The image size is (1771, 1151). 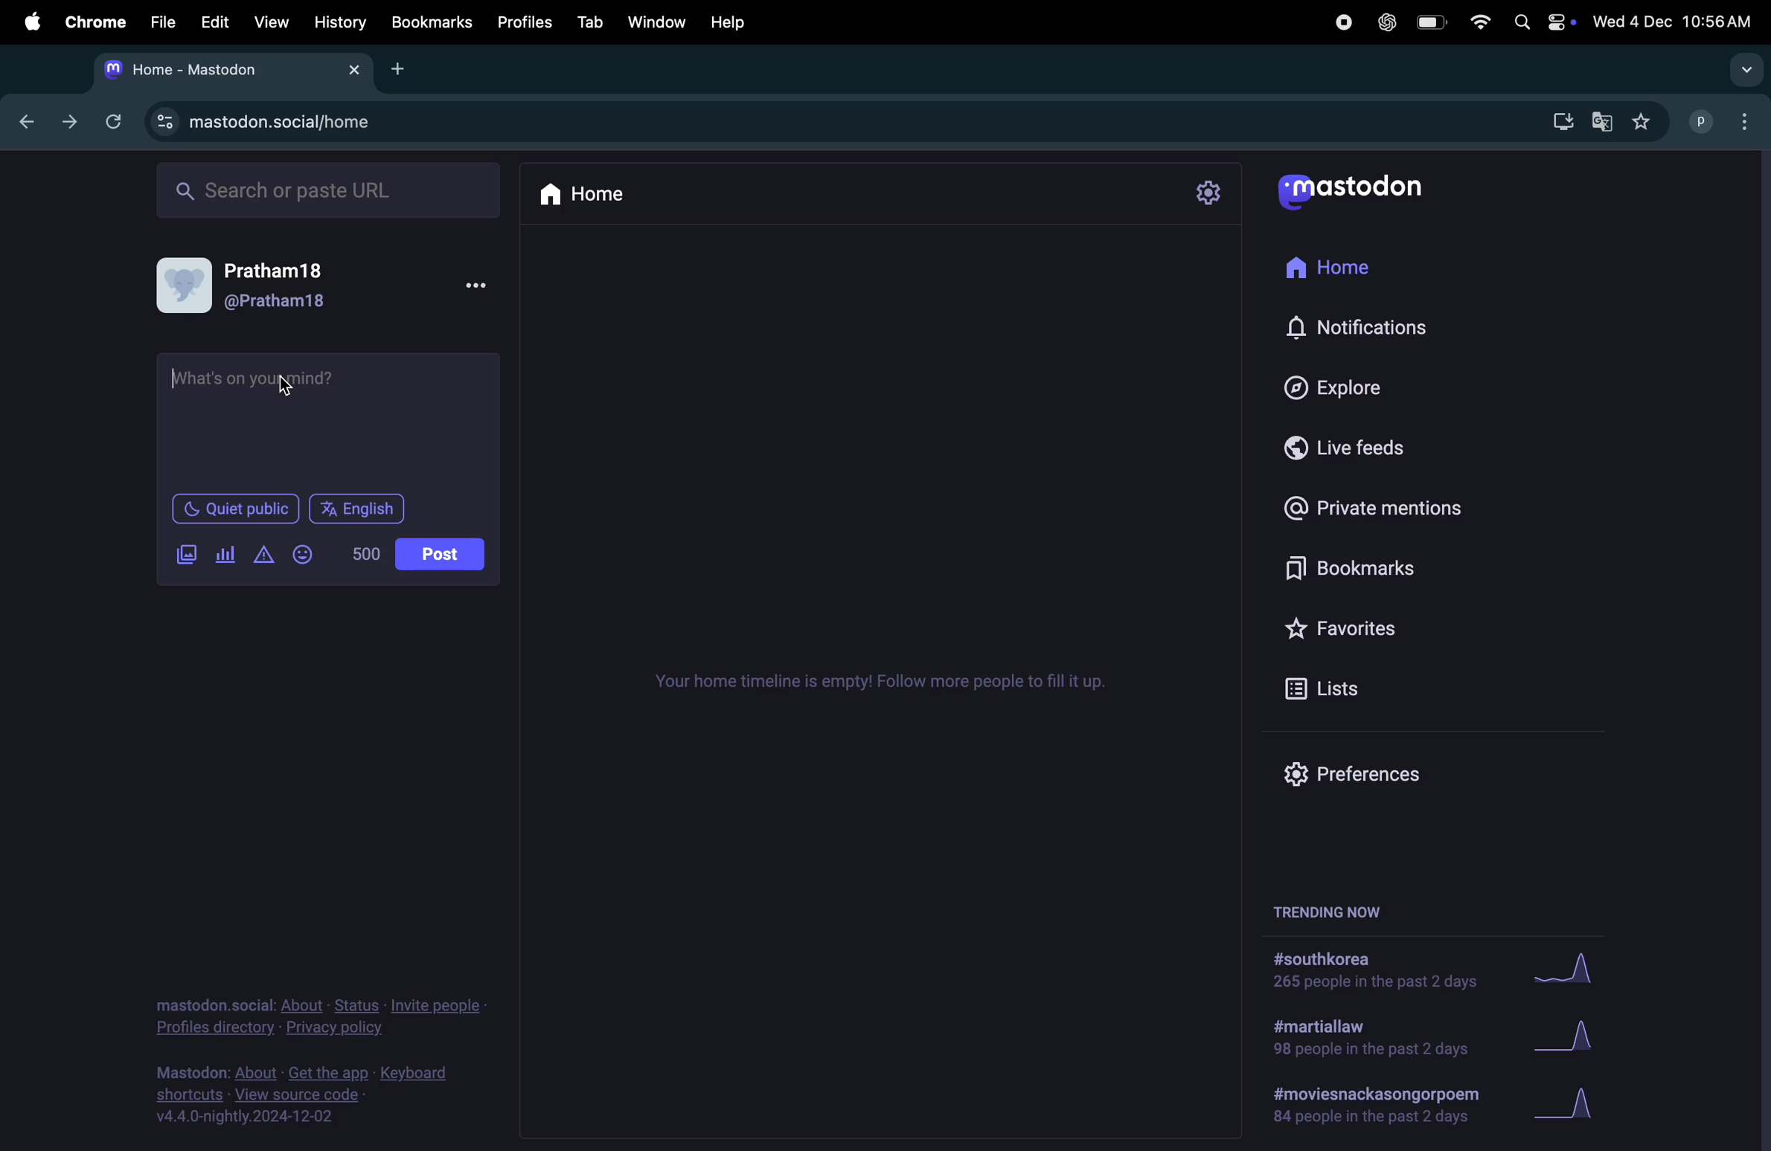 What do you see at coordinates (478, 283) in the screenshot?
I see `options` at bounding box center [478, 283].